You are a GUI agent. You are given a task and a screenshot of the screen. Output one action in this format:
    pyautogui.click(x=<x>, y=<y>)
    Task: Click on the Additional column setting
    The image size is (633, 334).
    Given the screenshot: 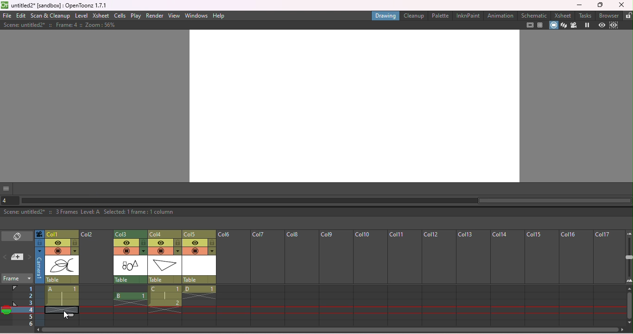 What is the action you would take?
    pyautogui.click(x=75, y=251)
    